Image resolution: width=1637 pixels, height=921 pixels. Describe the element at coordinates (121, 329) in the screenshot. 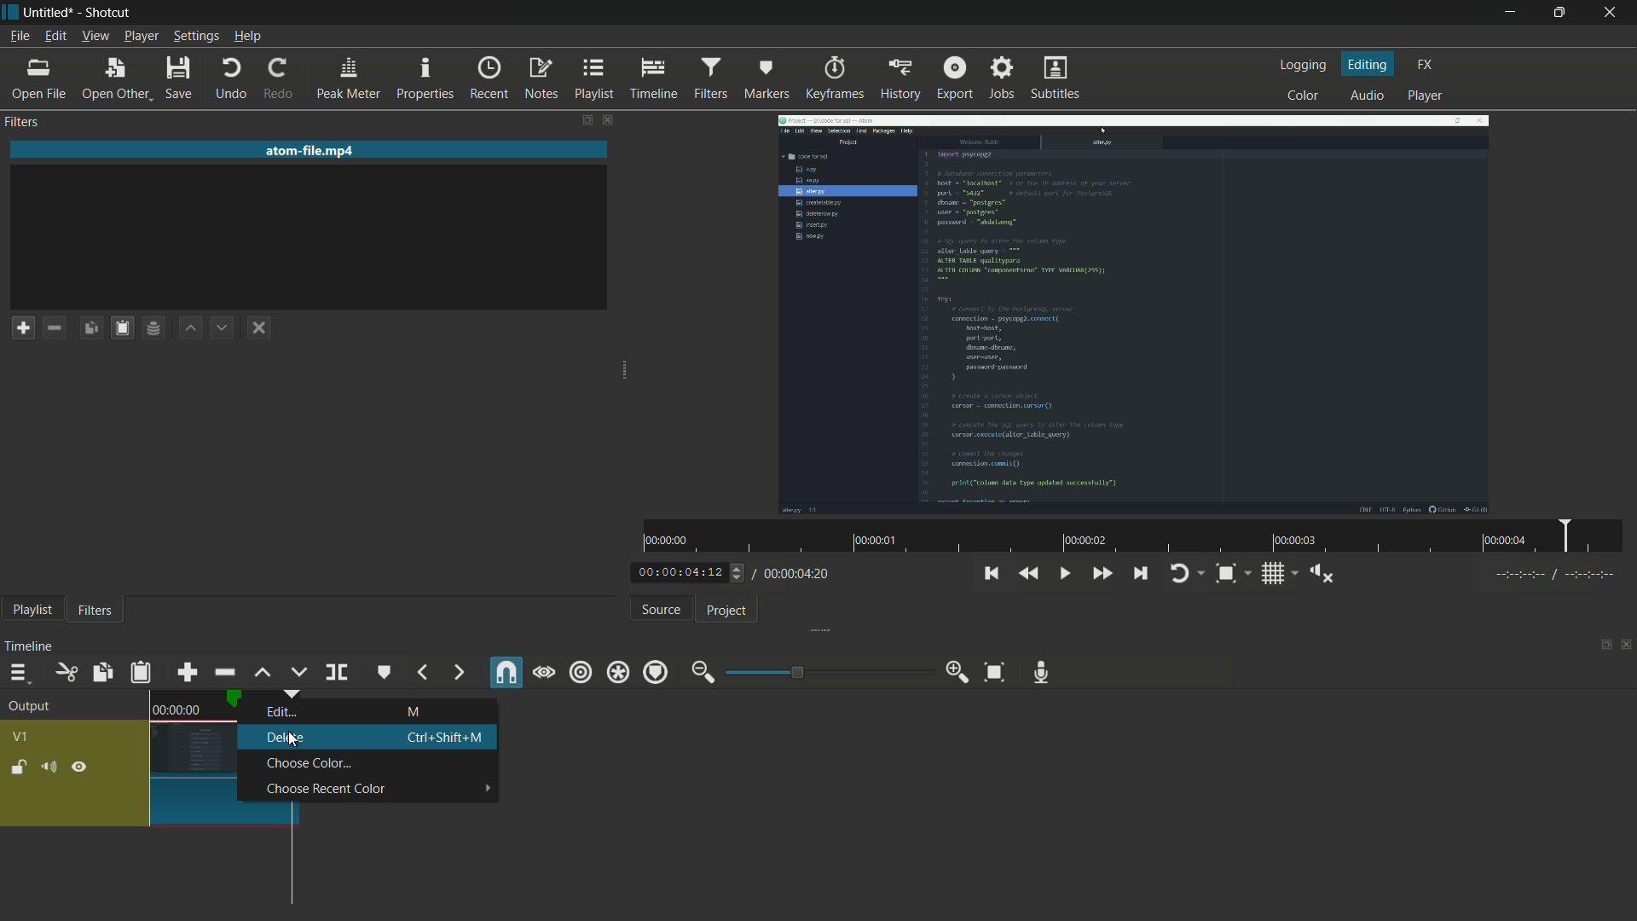

I see `paste` at that location.